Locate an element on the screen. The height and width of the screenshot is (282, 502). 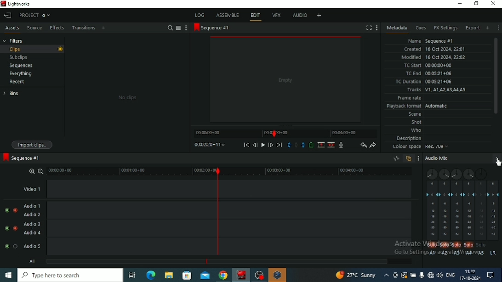
Cues is located at coordinates (420, 28).